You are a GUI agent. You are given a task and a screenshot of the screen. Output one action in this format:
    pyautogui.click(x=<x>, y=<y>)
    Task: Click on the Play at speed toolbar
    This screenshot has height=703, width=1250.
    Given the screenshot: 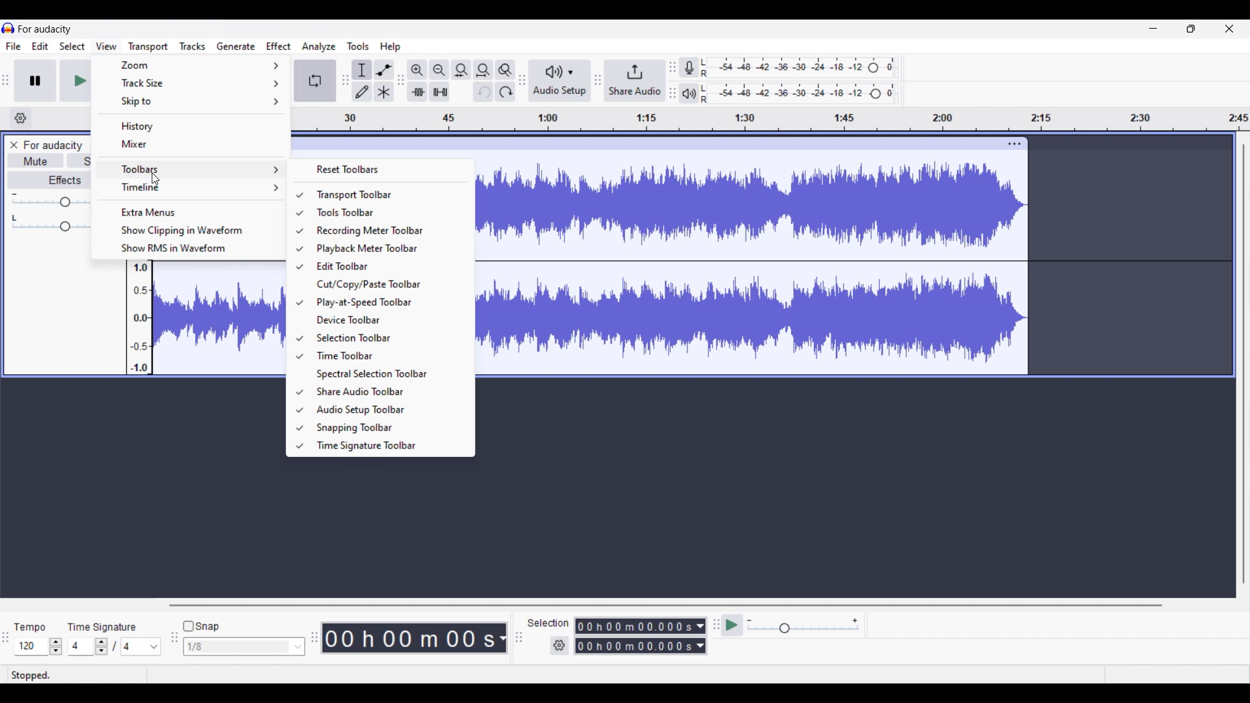 What is the action you would take?
    pyautogui.click(x=388, y=303)
    